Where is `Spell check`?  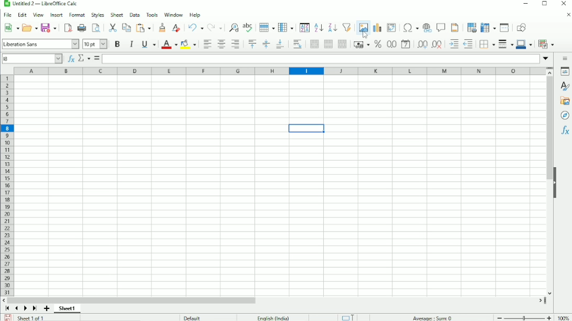 Spell check is located at coordinates (249, 27).